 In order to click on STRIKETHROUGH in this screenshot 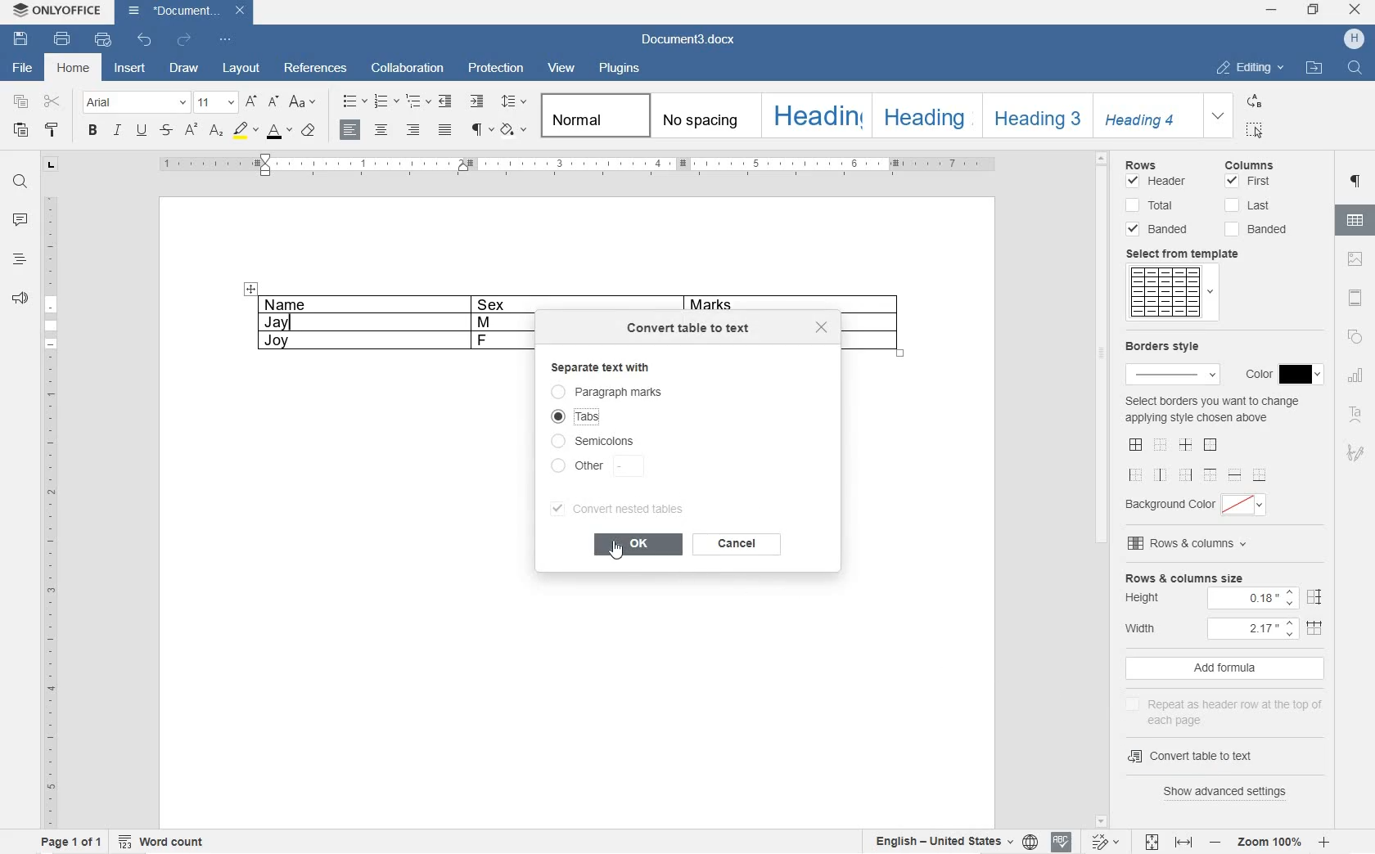, I will do `click(165, 132)`.